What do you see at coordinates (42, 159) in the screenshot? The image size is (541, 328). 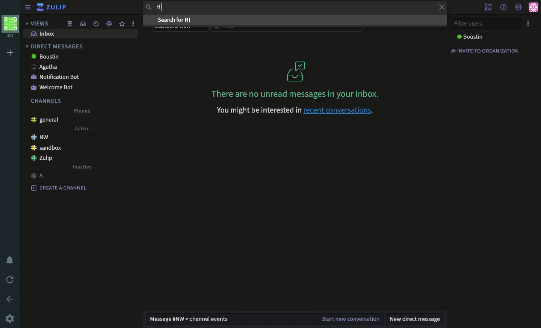 I see `Zulip` at bounding box center [42, 159].